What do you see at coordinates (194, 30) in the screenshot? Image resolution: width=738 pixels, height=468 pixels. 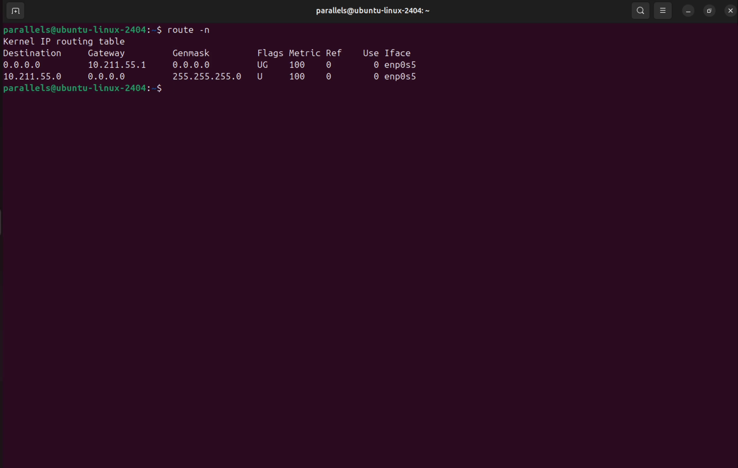 I see `route -n` at bounding box center [194, 30].